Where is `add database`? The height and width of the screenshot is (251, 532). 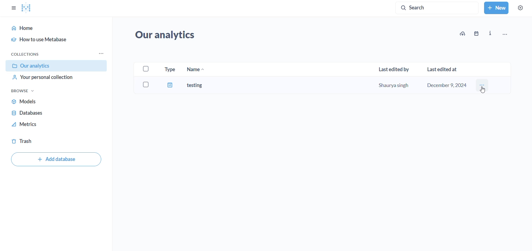
add database is located at coordinates (56, 159).